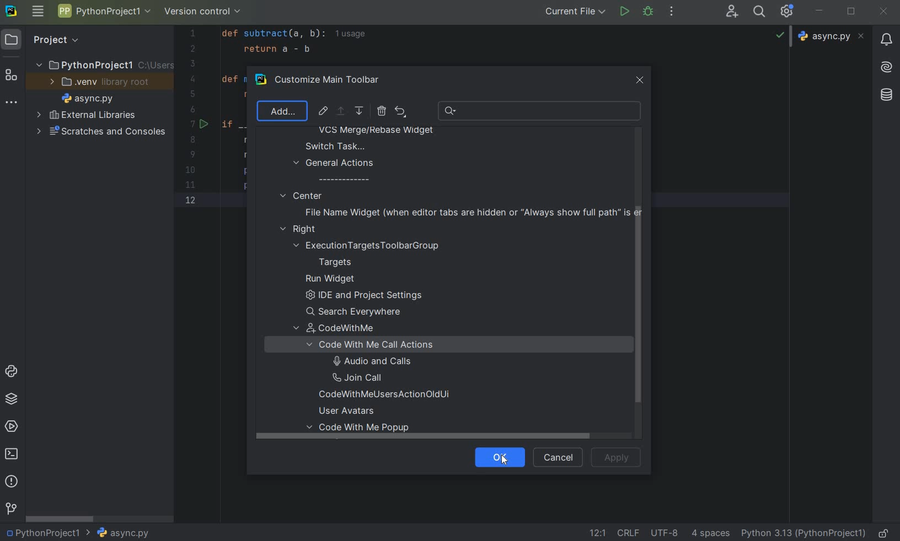 This screenshot has width=900, height=541. What do you see at coordinates (12, 12) in the screenshot?
I see `SYSTEM LOGO` at bounding box center [12, 12].